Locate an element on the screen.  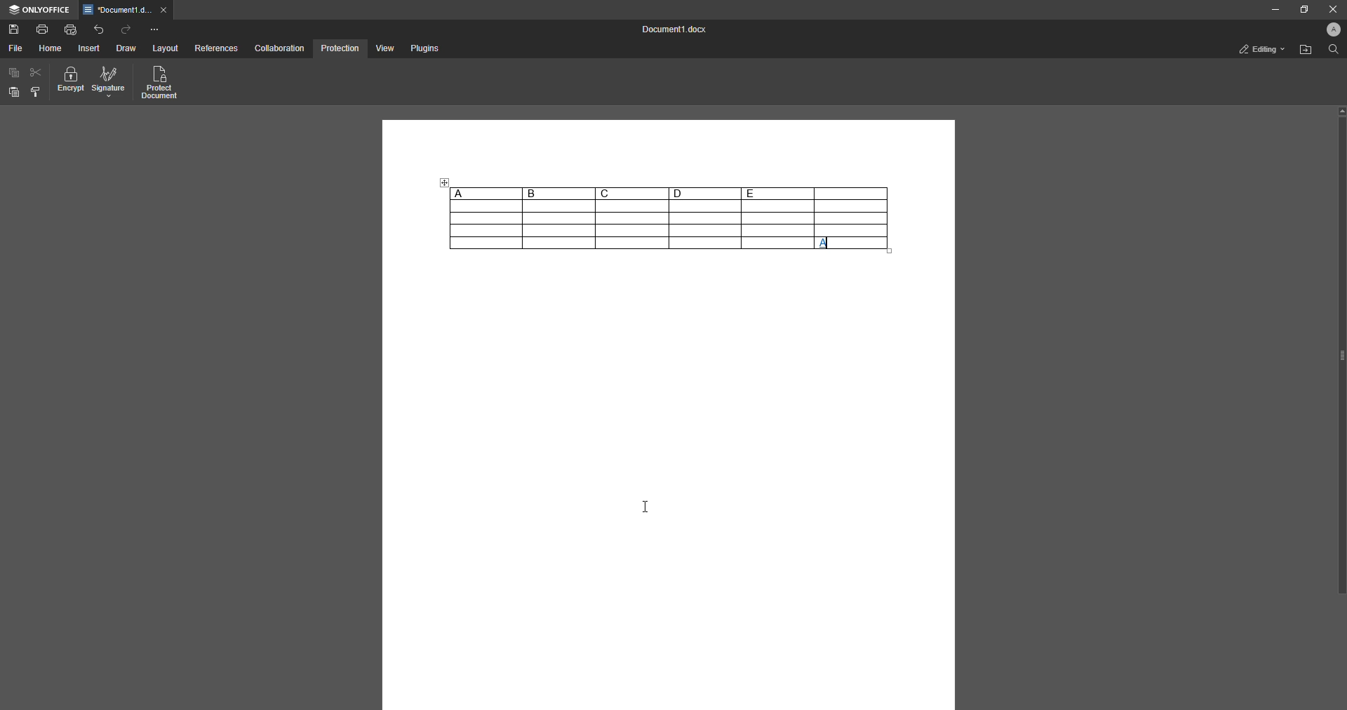
layout is located at coordinates (167, 49).